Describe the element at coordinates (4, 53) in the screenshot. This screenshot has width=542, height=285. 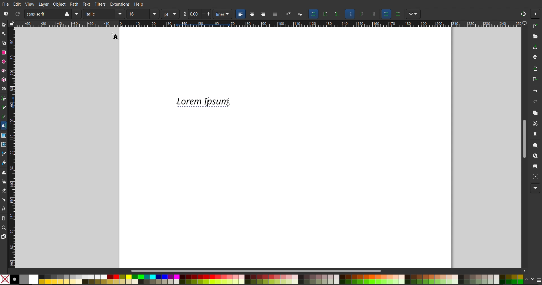
I see `Rectangle` at that location.